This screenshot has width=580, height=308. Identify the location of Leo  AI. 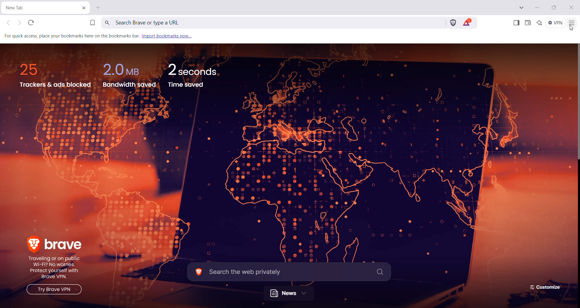
(539, 22).